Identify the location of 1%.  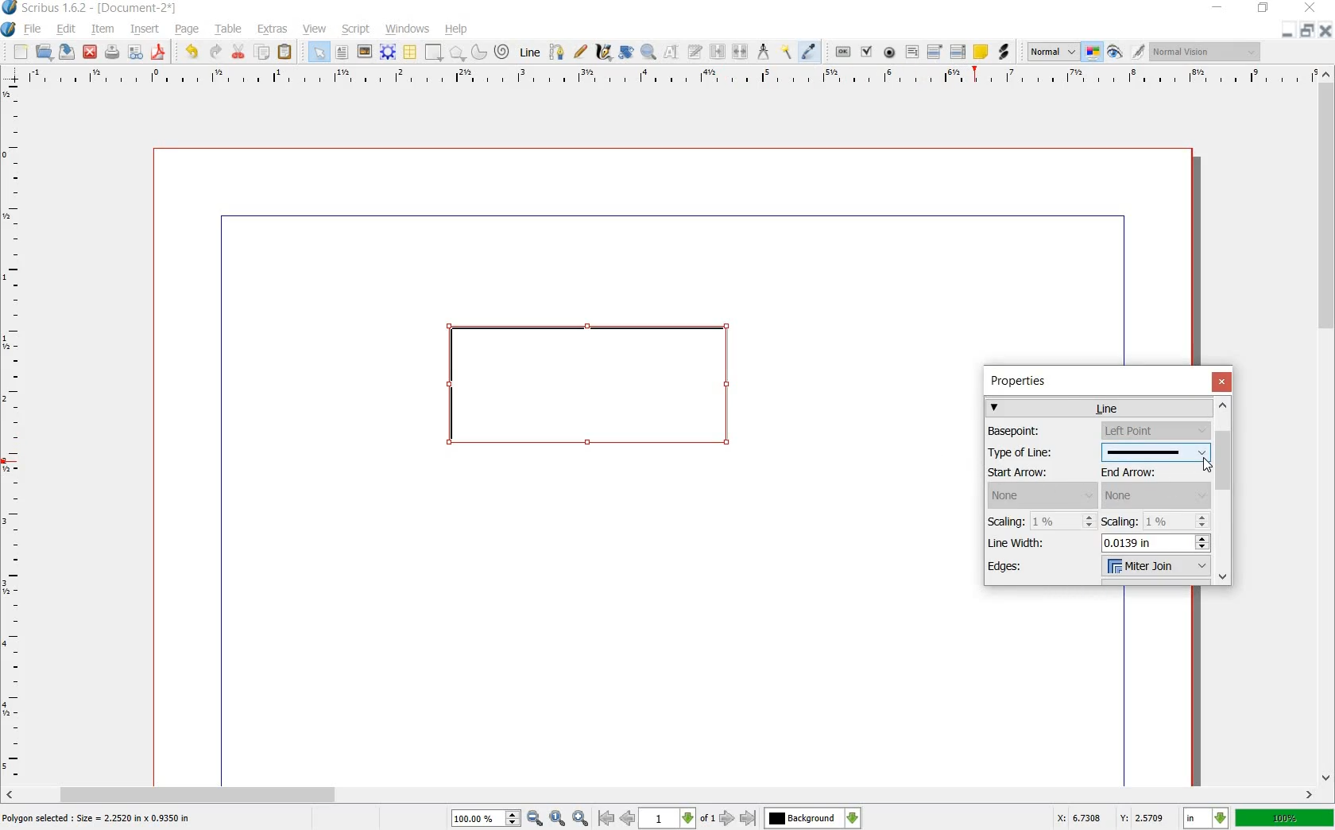
(1065, 521).